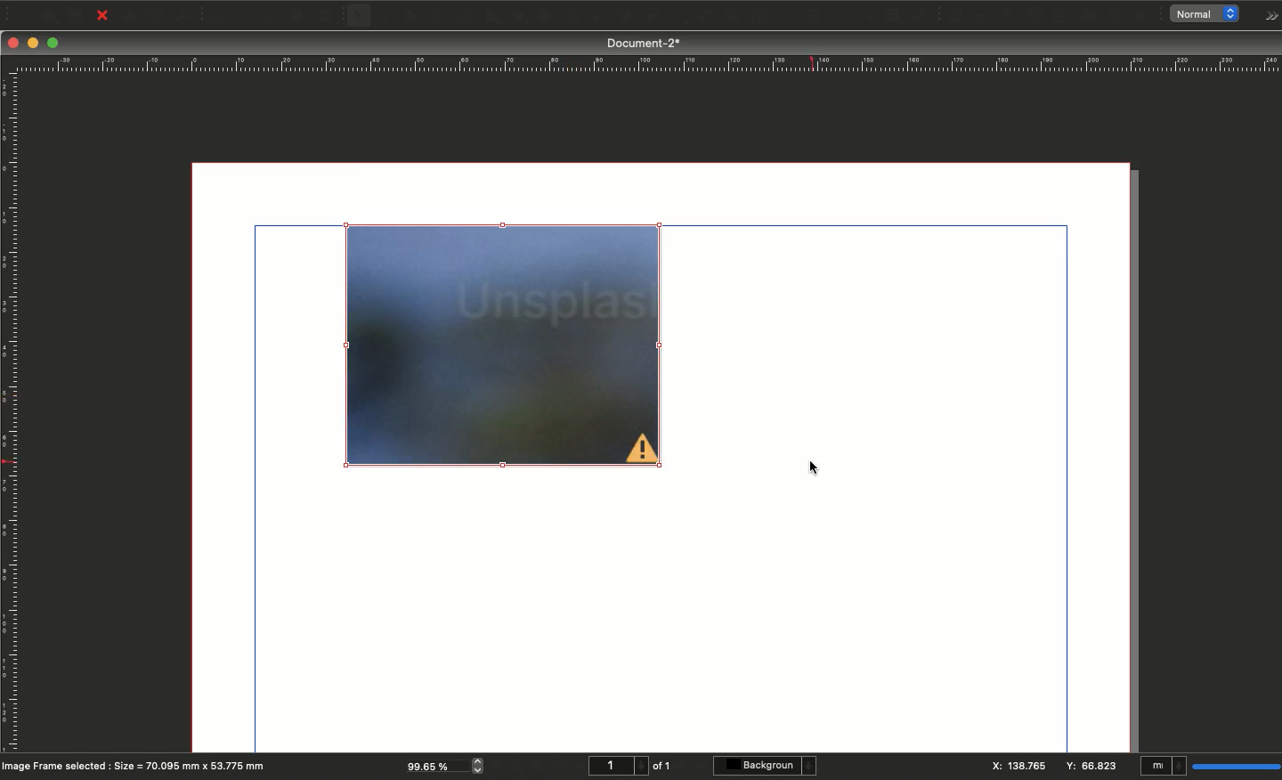 Image resolution: width=1282 pixels, height=780 pixels. What do you see at coordinates (822, 469) in the screenshot?
I see `cursor` at bounding box center [822, 469].